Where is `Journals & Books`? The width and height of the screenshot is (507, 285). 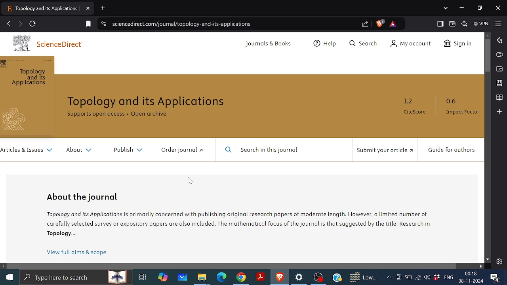
Journals & Books is located at coordinates (270, 44).